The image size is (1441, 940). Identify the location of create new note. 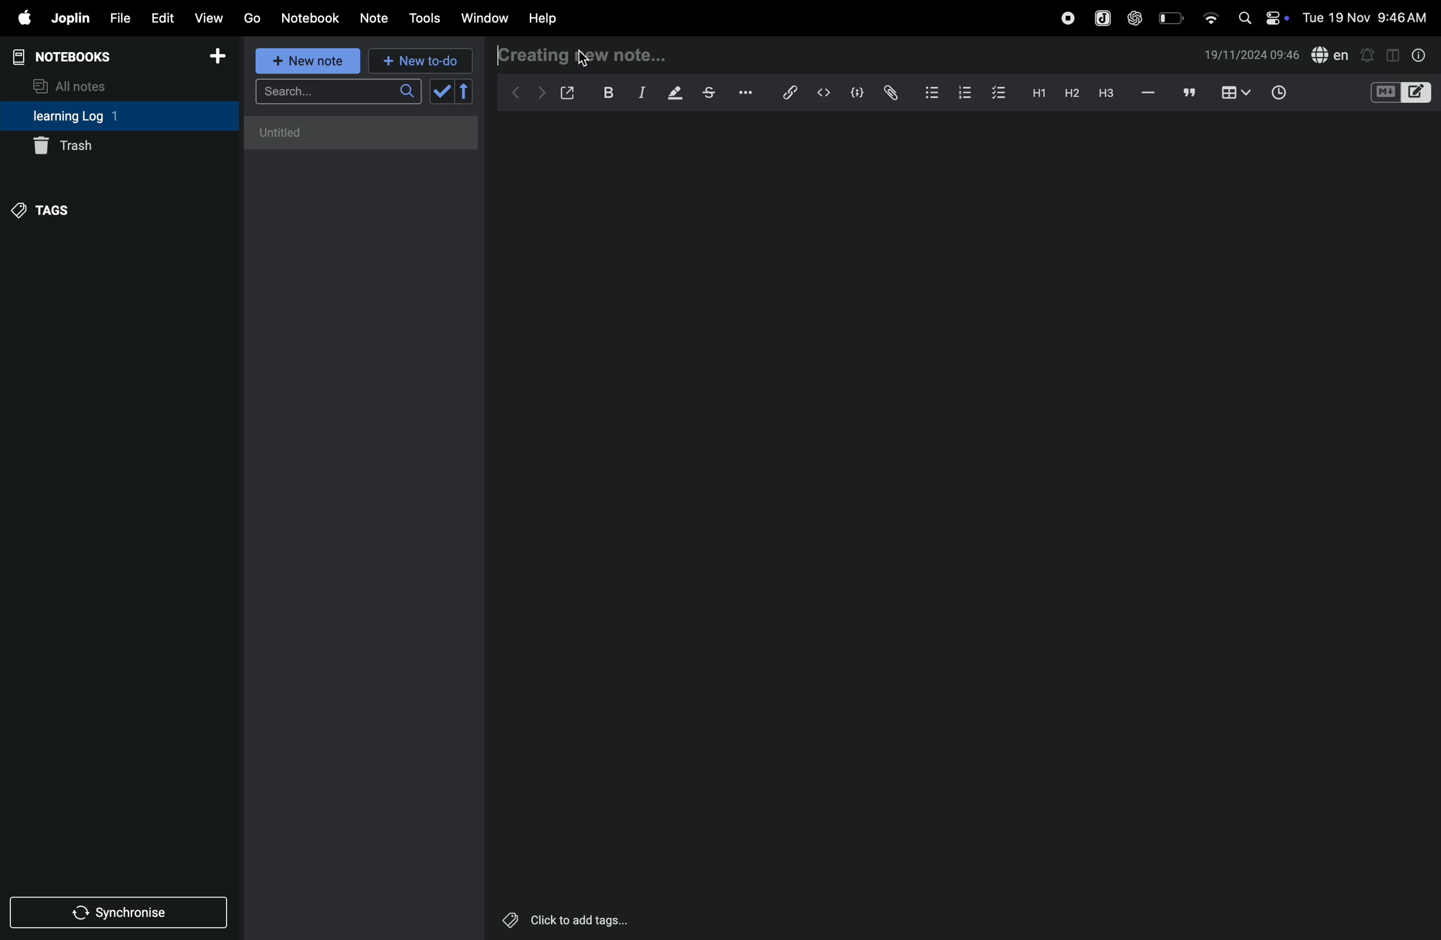
(570, 54).